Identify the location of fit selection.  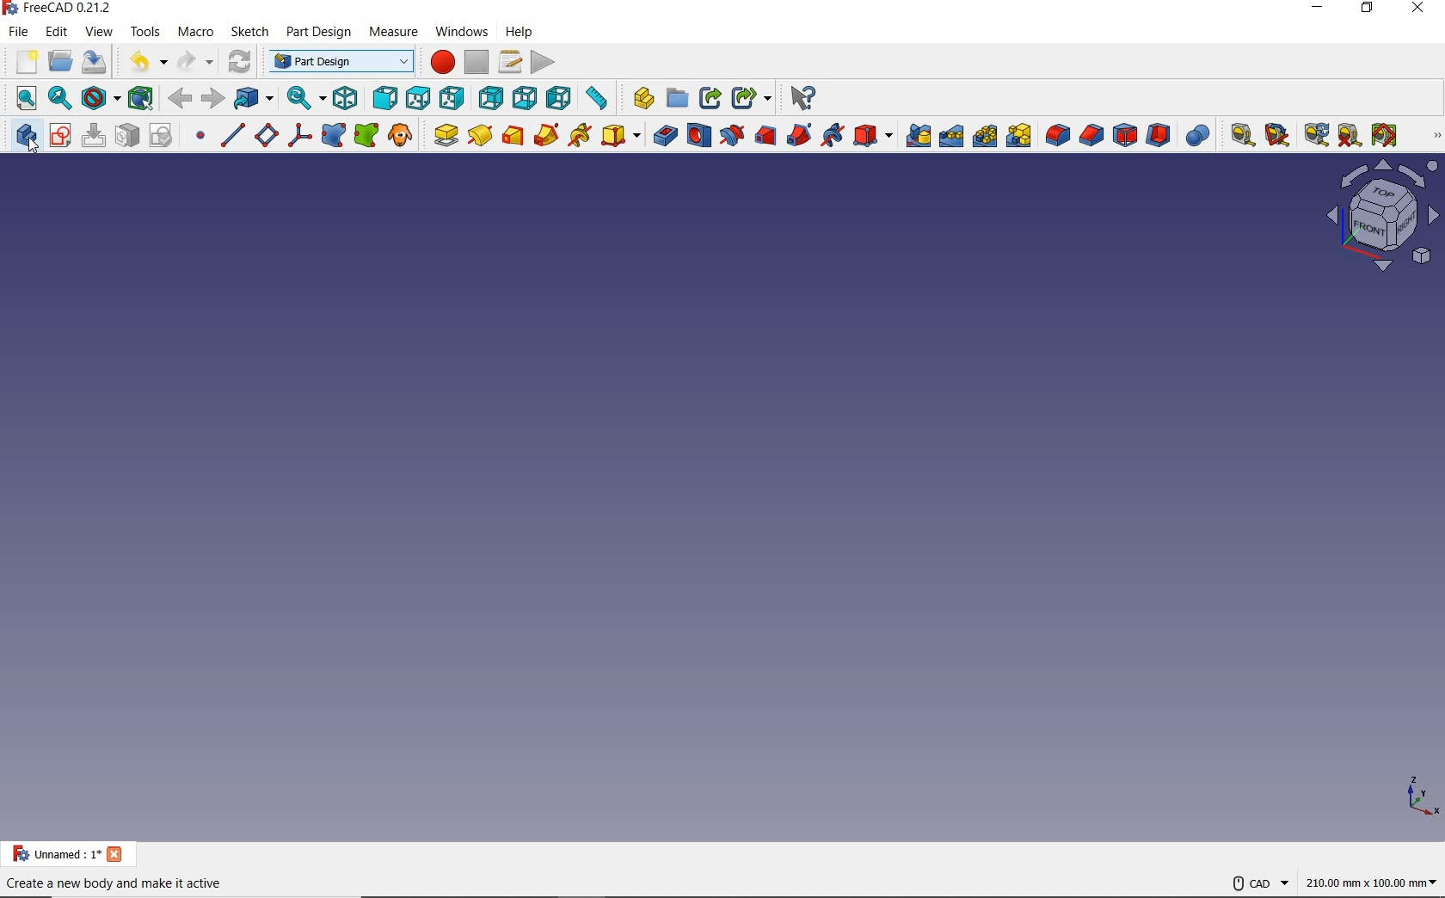
(60, 101).